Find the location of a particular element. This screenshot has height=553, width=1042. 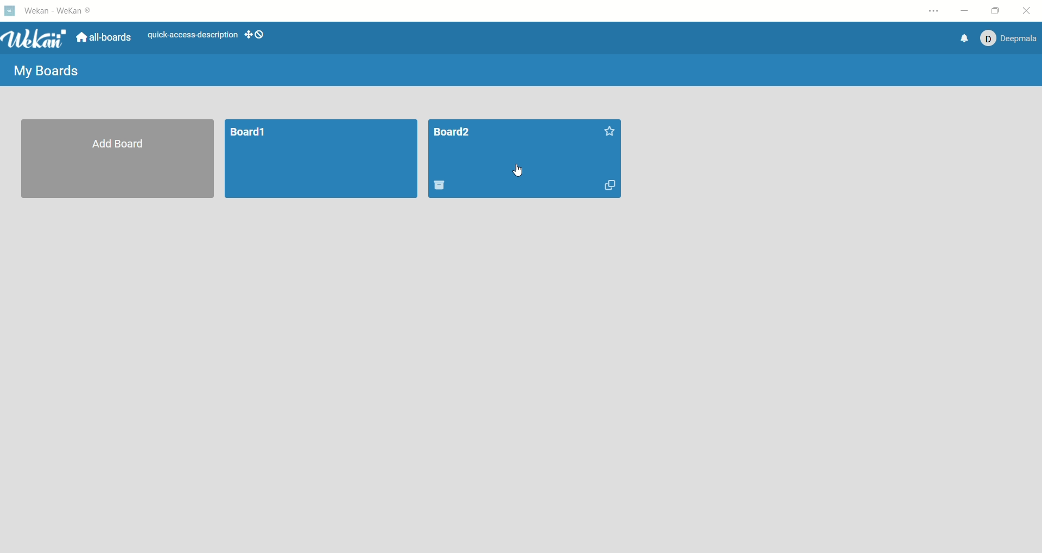

show-desktop-drag-handles is located at coordinates (260, 35).